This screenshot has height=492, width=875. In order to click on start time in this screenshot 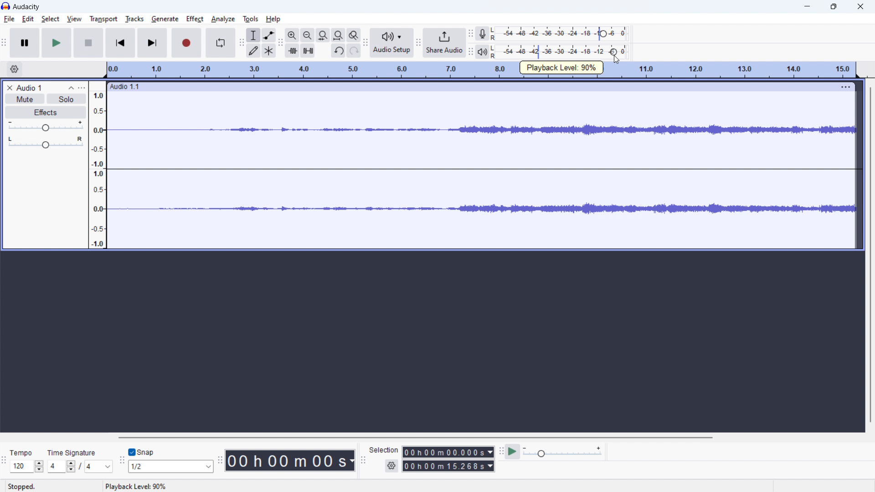, I will do `click(447, 451)`.